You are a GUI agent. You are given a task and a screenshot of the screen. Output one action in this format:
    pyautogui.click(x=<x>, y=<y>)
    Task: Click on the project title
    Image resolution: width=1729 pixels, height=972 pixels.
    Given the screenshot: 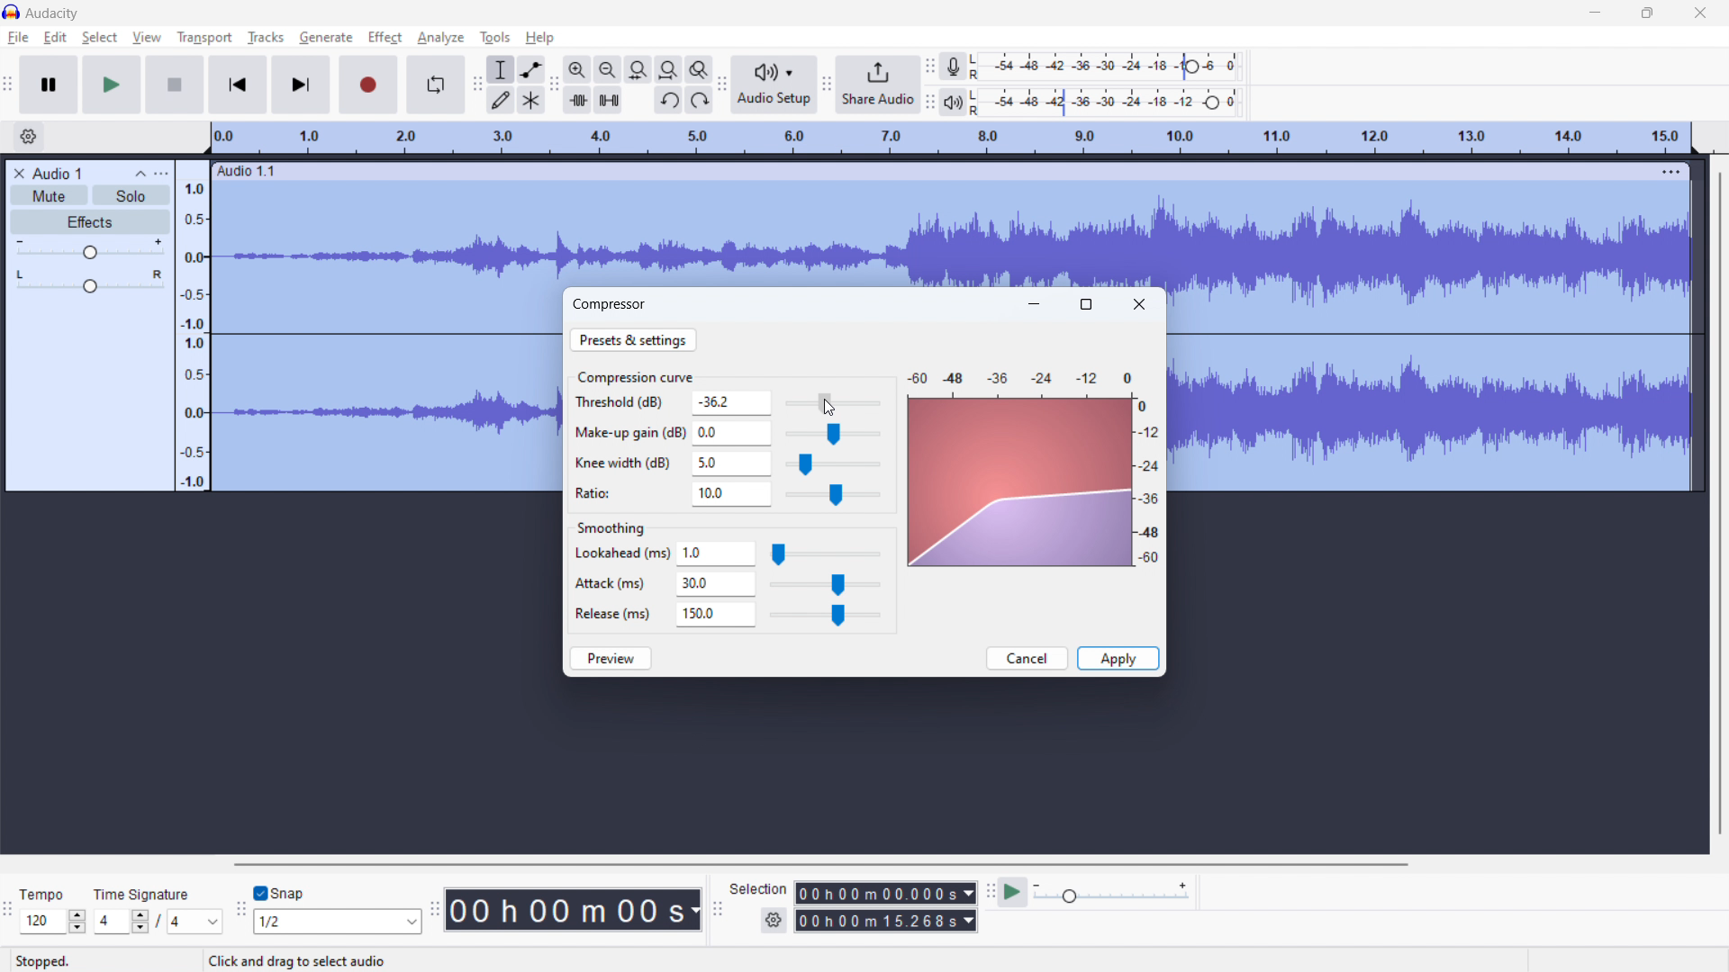 What is the action you would take?
    pyautogui.click(x=57, y=174)
    